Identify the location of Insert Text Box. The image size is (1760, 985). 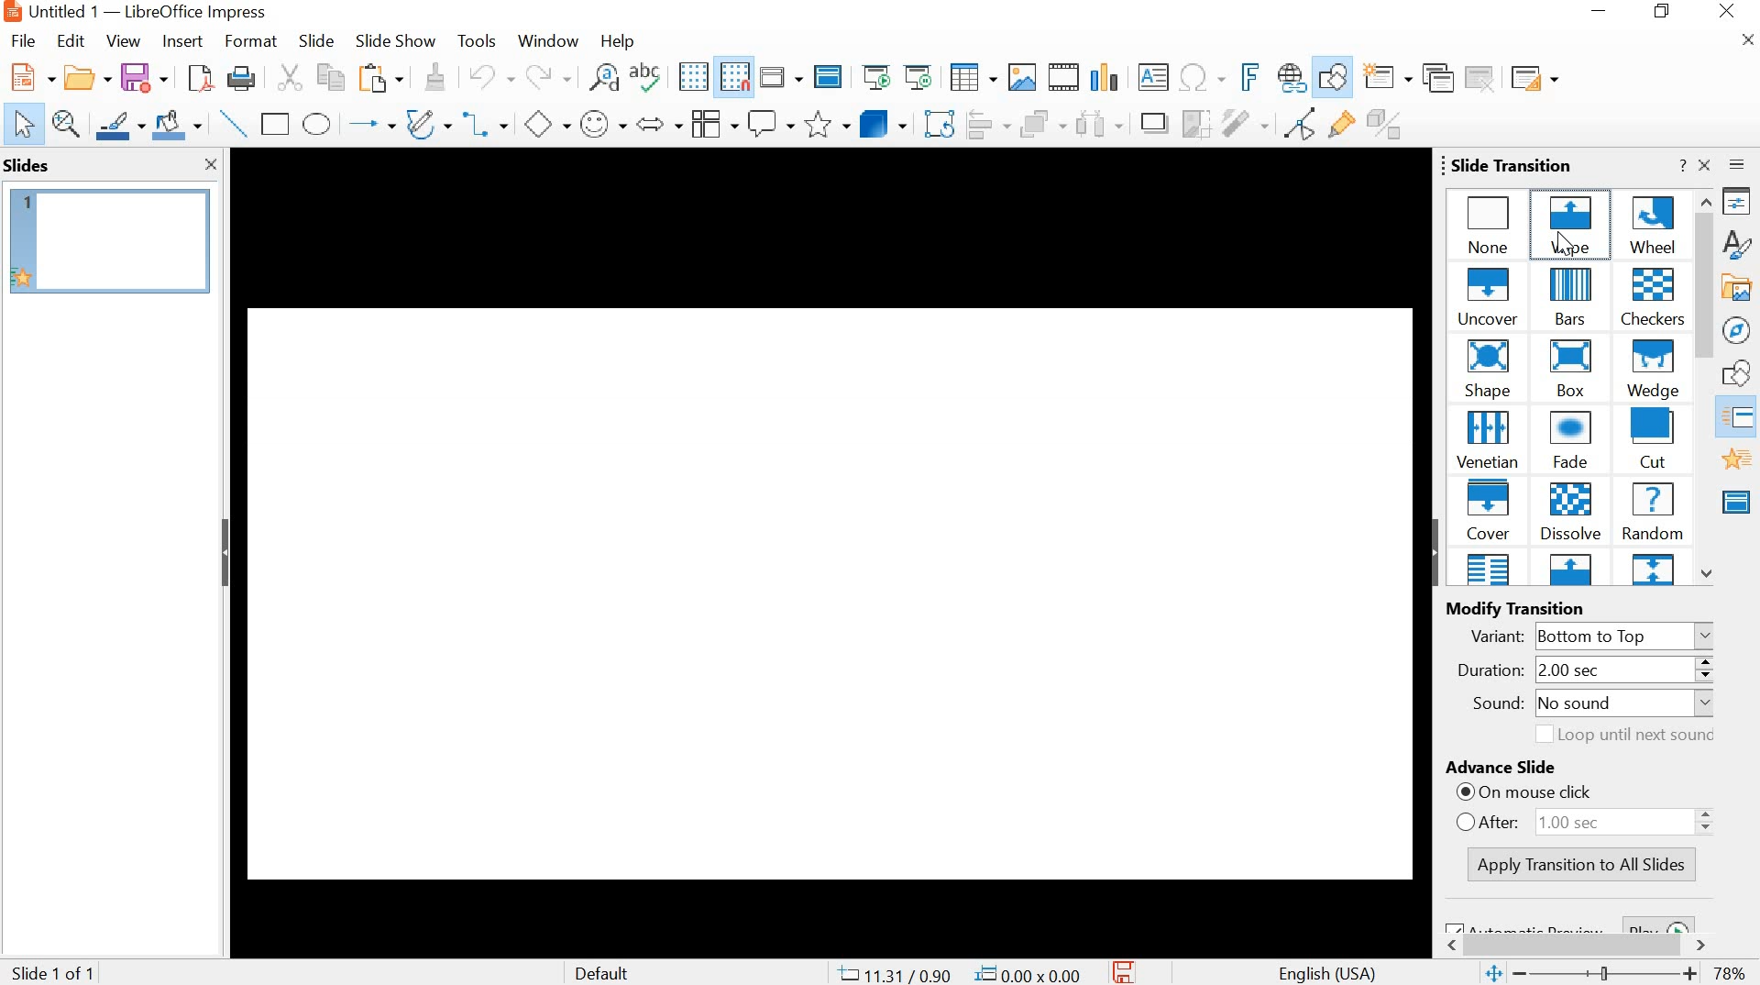
(1153, 77).